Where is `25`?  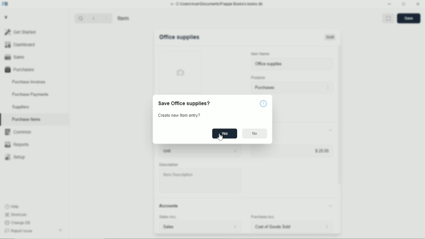 25 is located at coordinates (291, 151).